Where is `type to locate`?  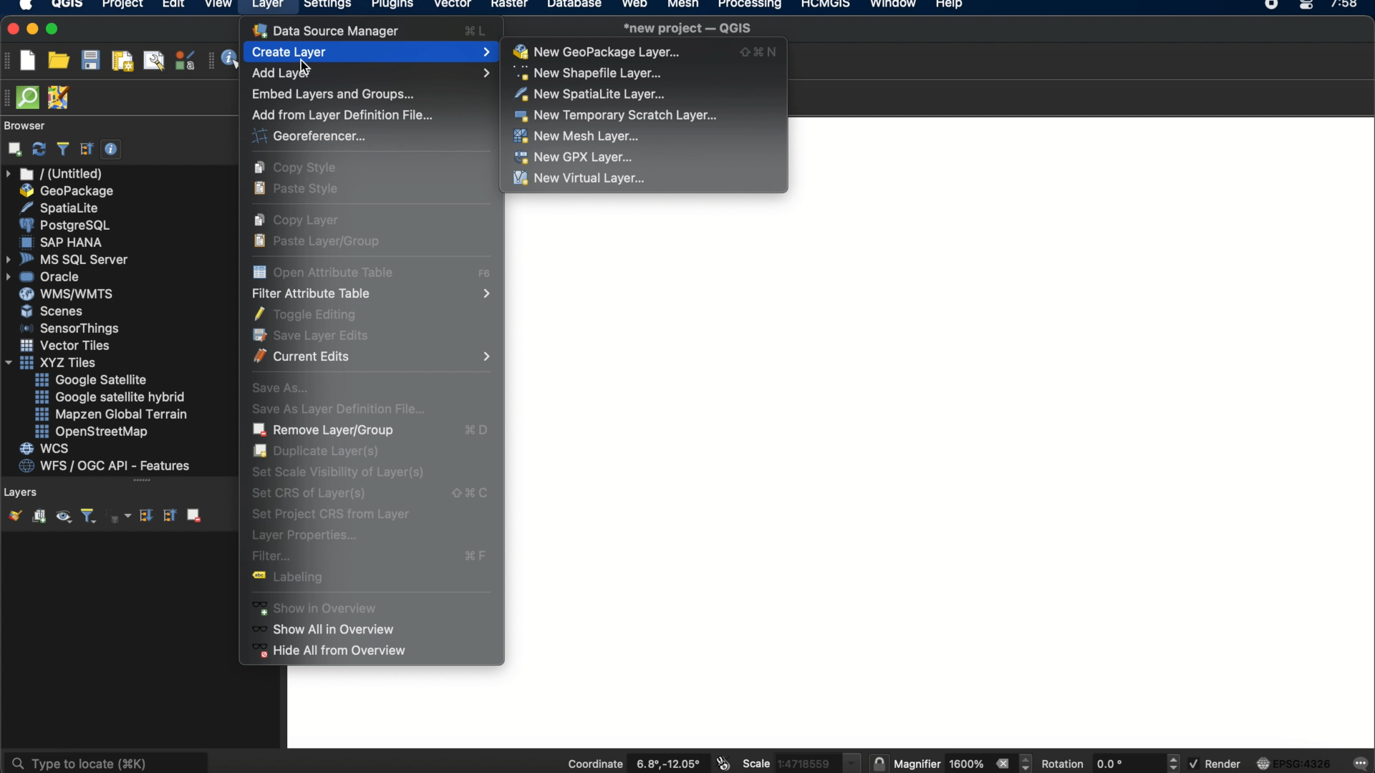 type to locate is located at coordinates (105, 762).